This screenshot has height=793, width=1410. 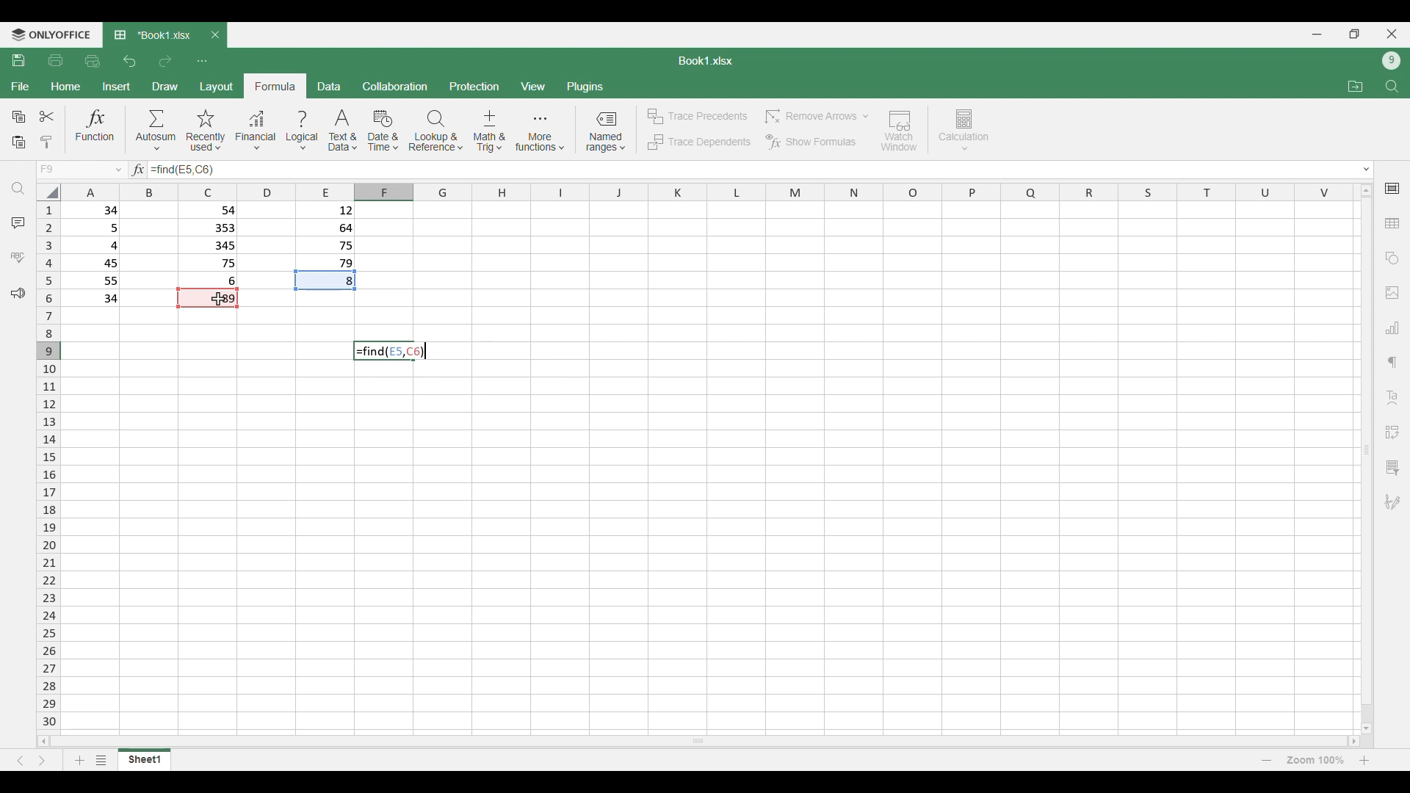 I want to click on Indicates columns, so click(x=704, y=192).